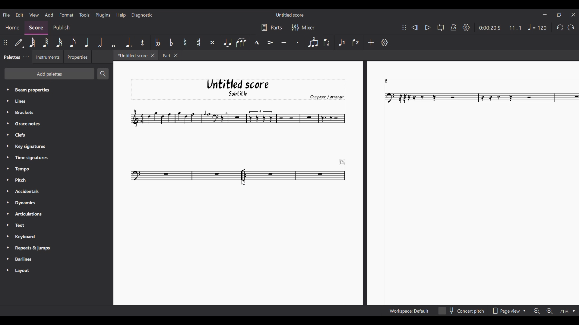 The image size is (579, 325). I want to click on Change position of toolbar, so click(404, 27).